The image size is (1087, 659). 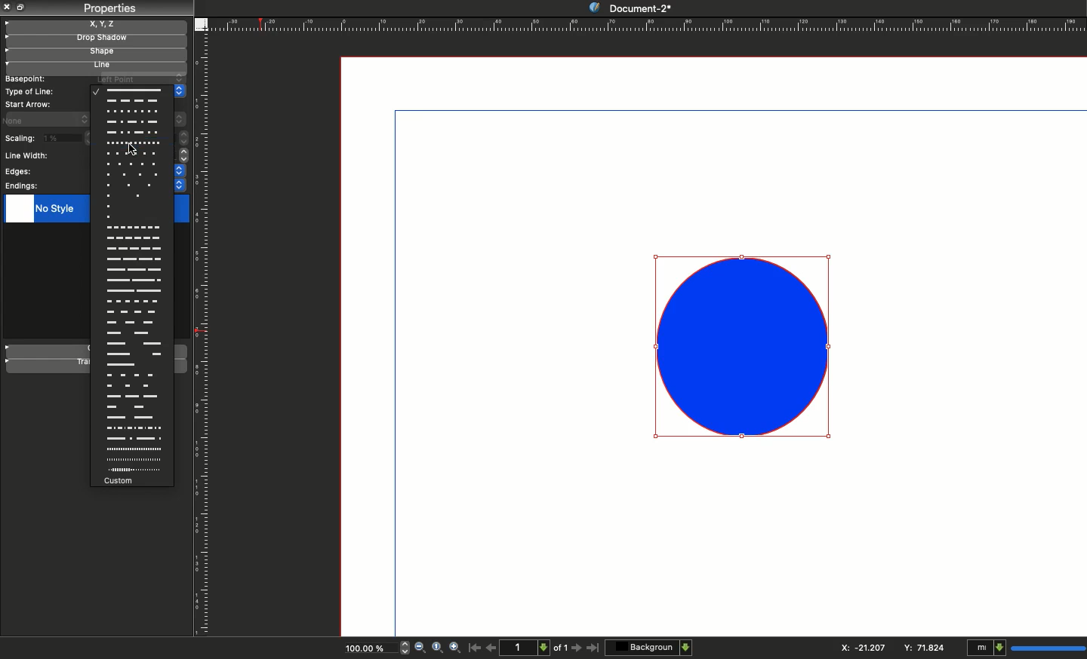 I want to click on Line, so click(x=92, y=66).